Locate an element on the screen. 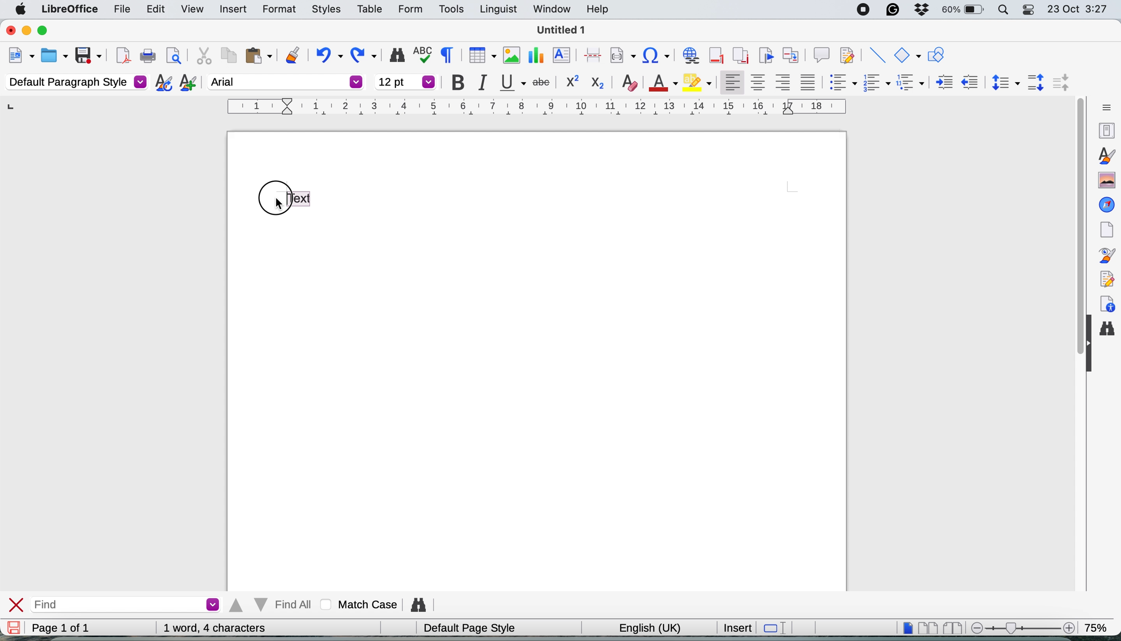 The height and width of the screenshot is (641, 1121). underline is located at coordinates (511, 84).